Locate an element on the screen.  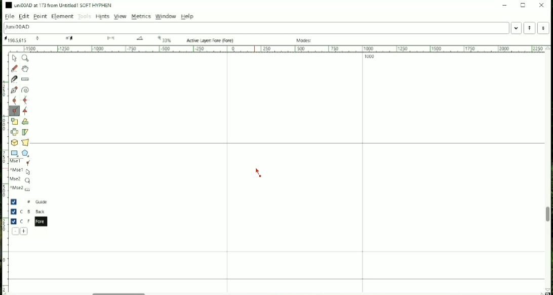
Add a curve point always either horizontal or vertical is located at coordinates (26, 100).